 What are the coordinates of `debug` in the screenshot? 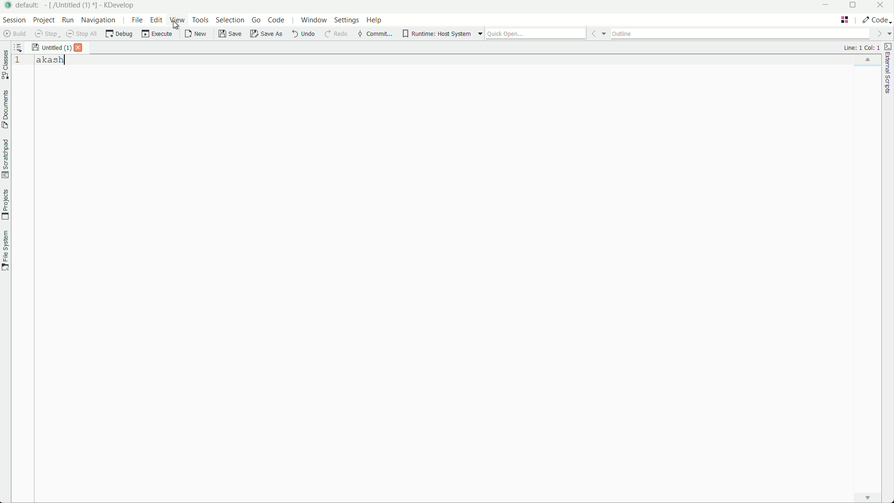 It's located at (119, 34).